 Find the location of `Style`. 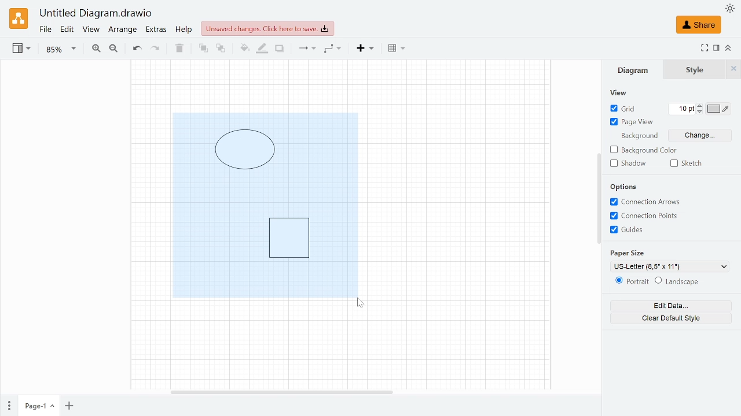

Style is located at coordinates (733, 69).